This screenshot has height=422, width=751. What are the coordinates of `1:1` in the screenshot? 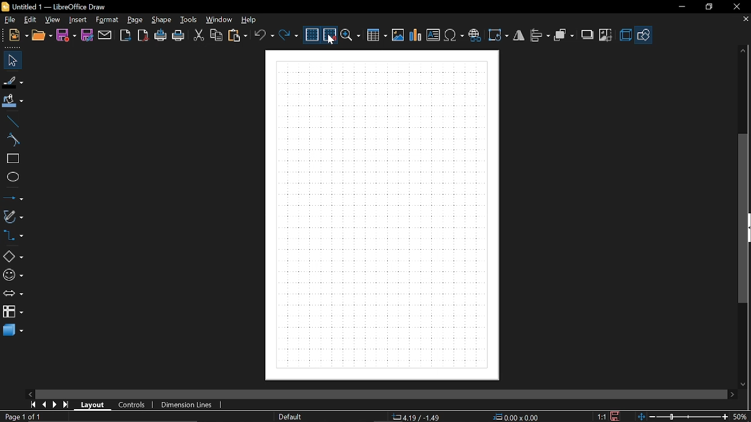 It's located at (602, 416).